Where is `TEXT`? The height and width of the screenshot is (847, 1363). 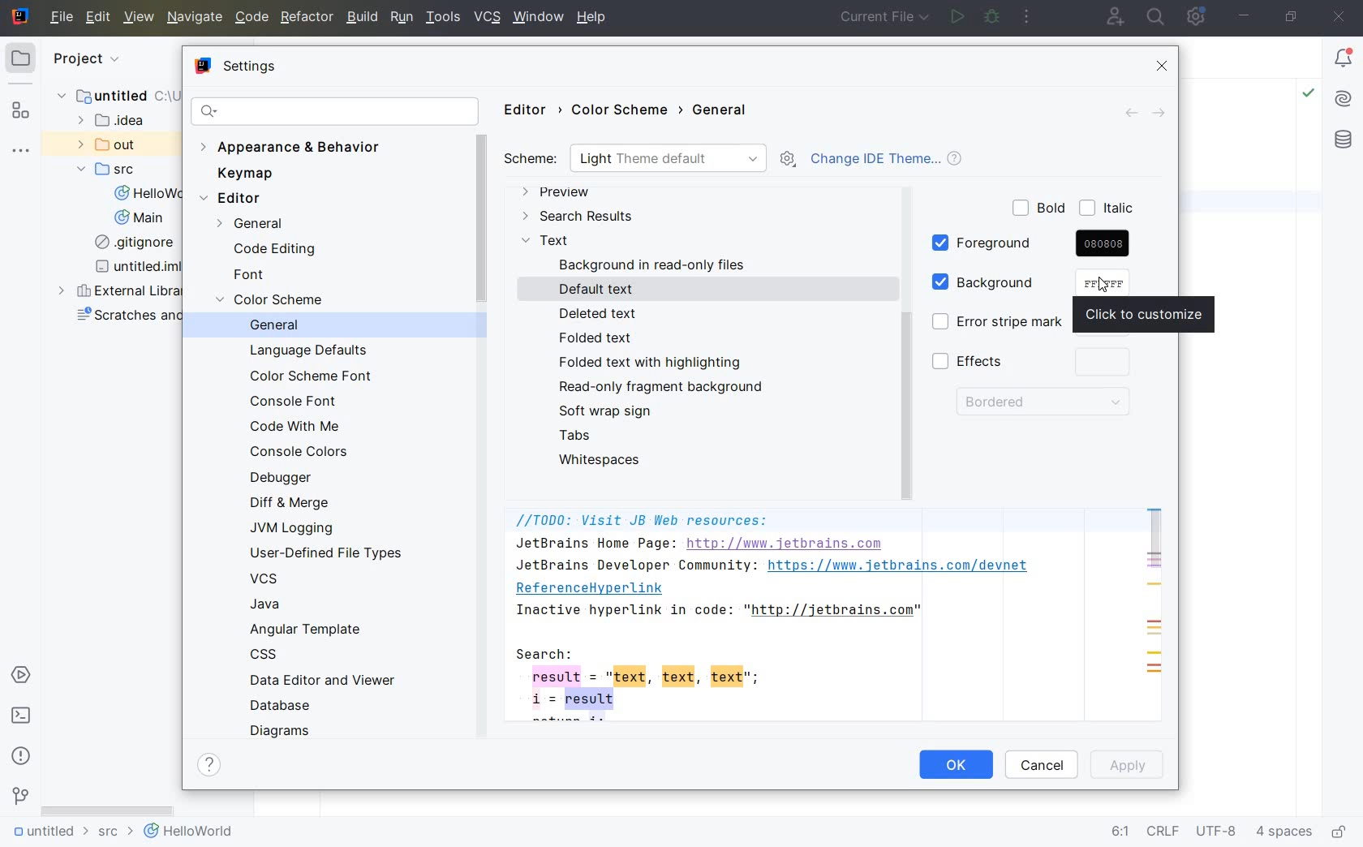 TEXT is located at coordinates (546, 242).